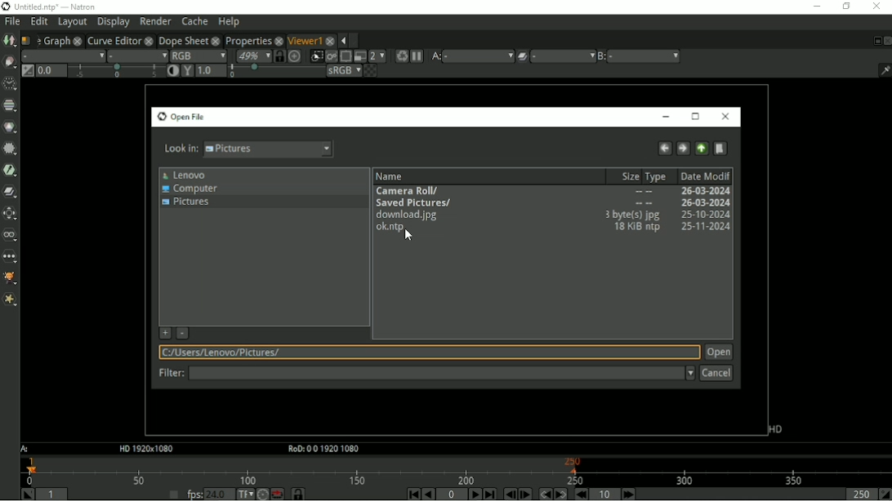 Image resolution: width=892 pixels, height=501 pixels. What do you see at coordinates (216, 40) in the screenshot?
I see `close` at bounding box center [216, 40].